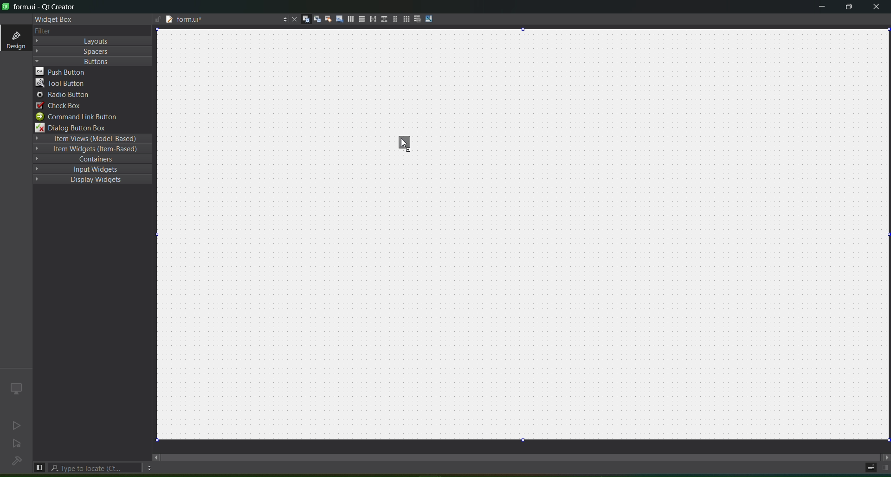 The width and height of the screenshot is (891, 477). I want to click on cursor, so click(401, 144).